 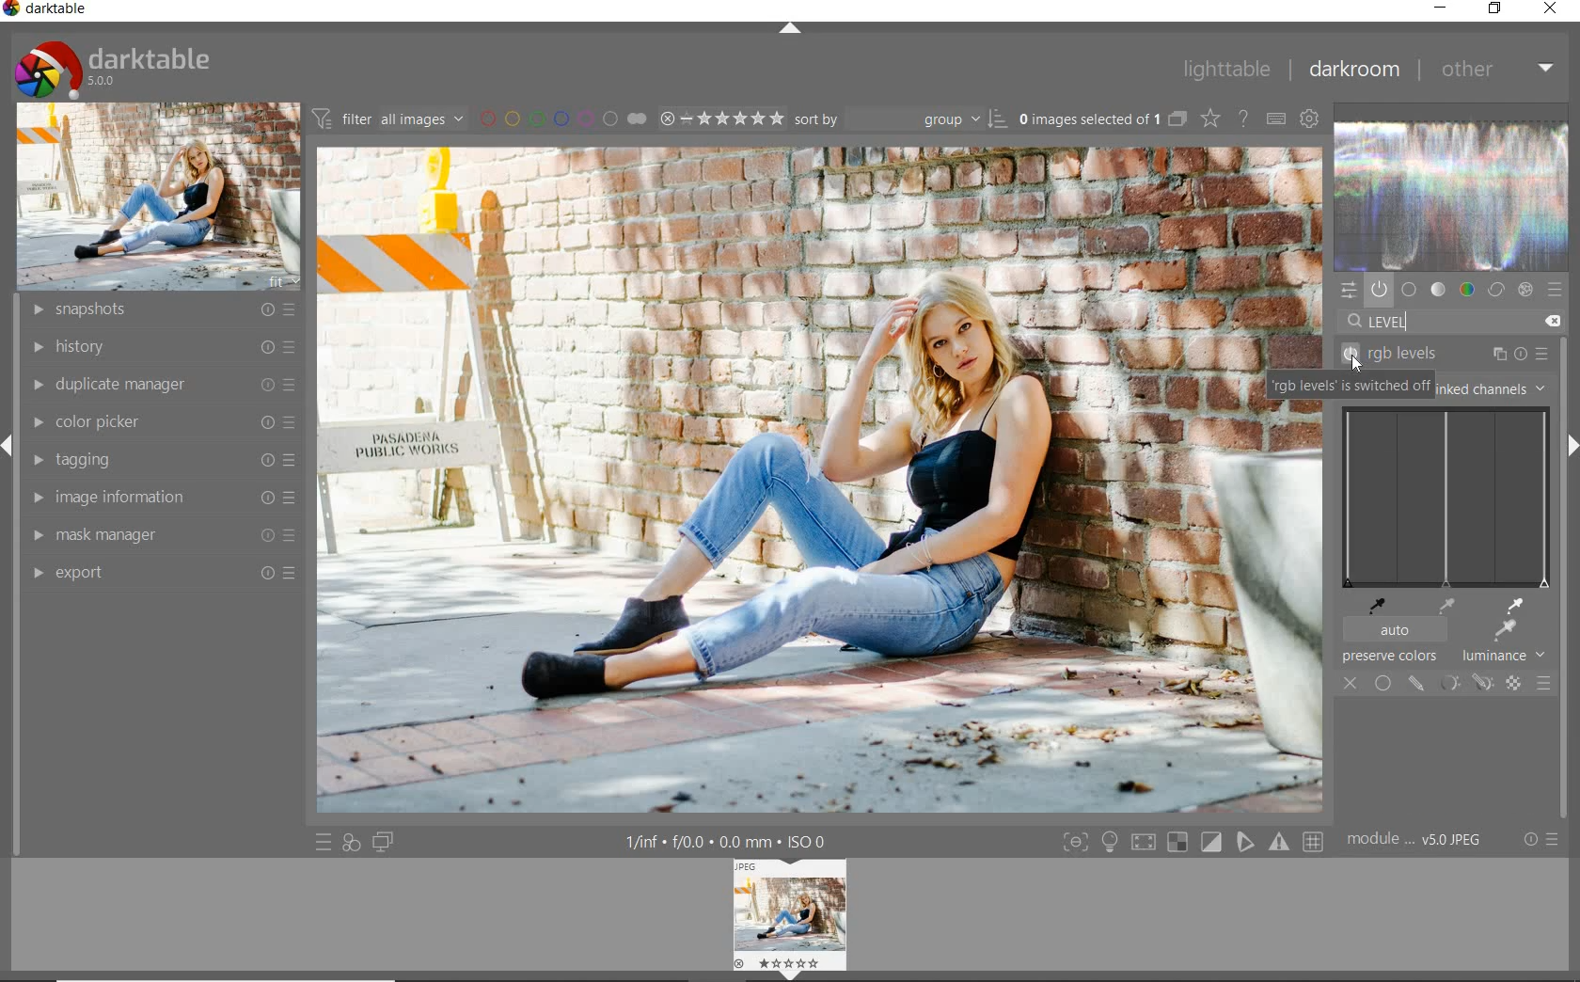 I want to click on Image preview, so click(x=787, y=920).